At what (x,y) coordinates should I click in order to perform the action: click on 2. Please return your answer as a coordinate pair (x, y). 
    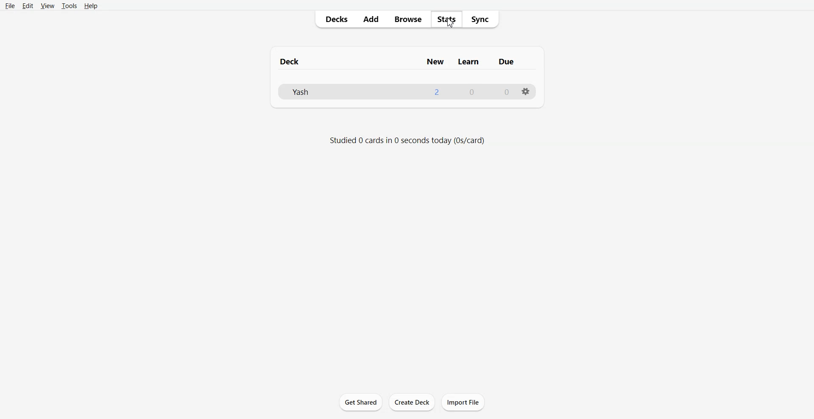
    Looking at the image, I should click on (437, 92).